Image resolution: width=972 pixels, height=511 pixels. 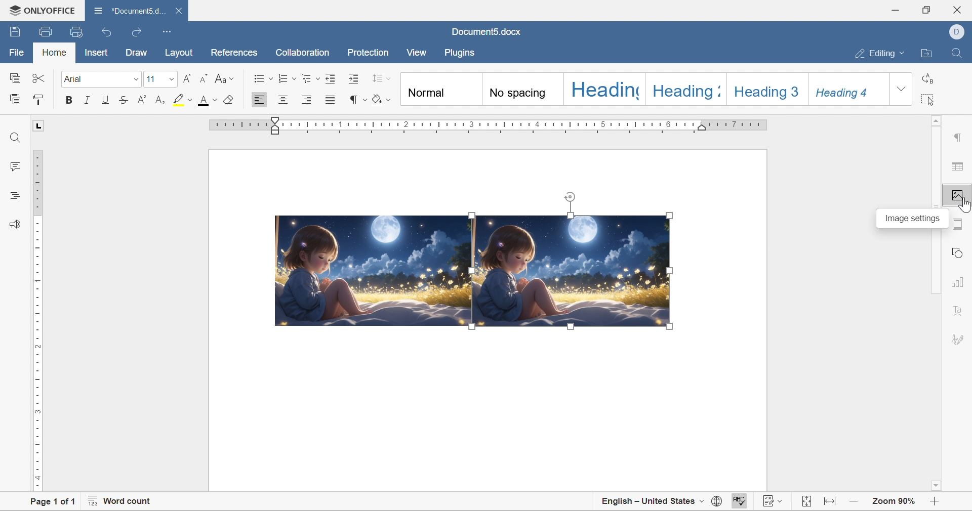 What do you see at coordinates (225, 79) in the screenshot?
I see `Change case` at bounding box center [225, 79].